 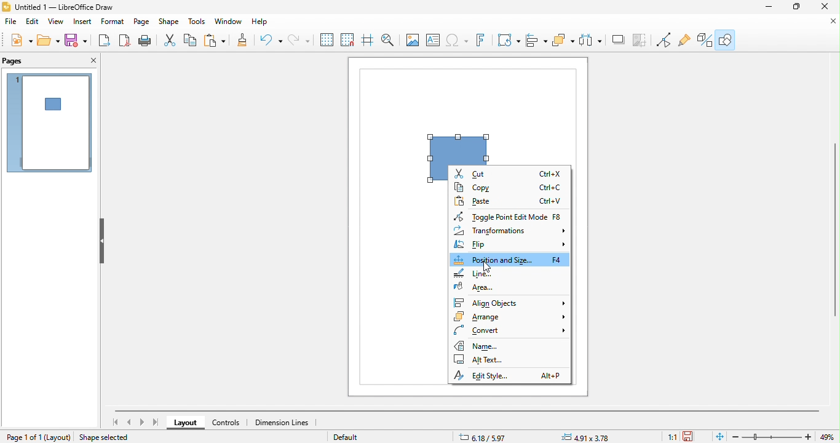 I want to click on next page, so click(x=142, y=422).